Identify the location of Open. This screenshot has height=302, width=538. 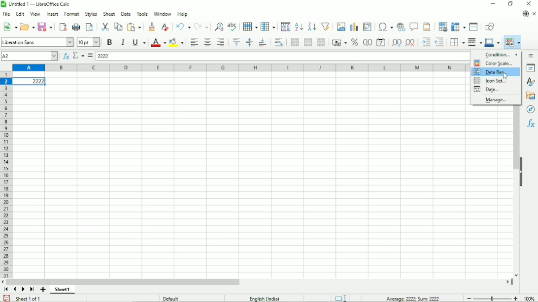
(28, 27).